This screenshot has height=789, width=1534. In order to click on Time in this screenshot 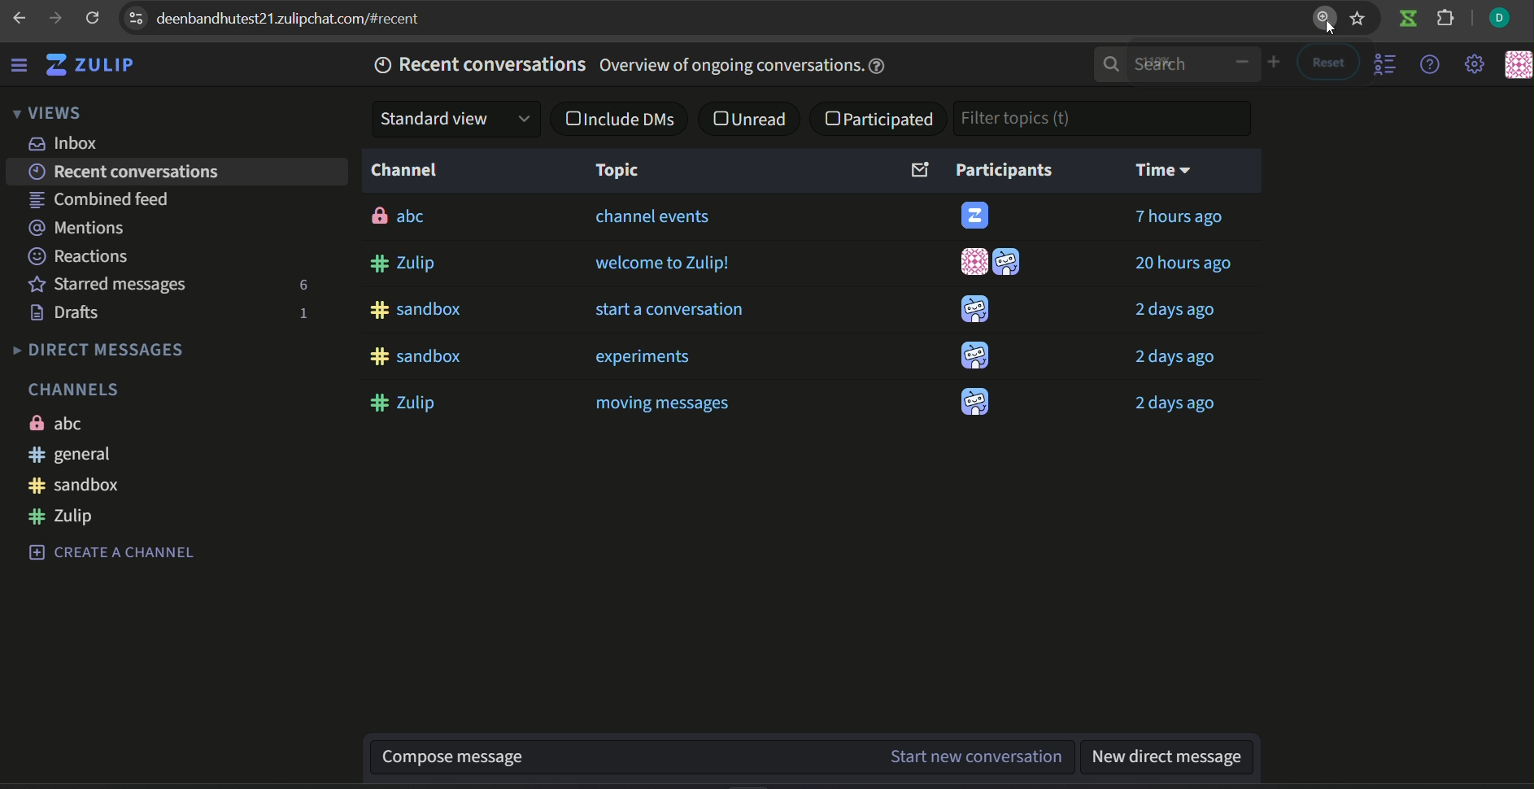, I will do `click(1161, 172)`.